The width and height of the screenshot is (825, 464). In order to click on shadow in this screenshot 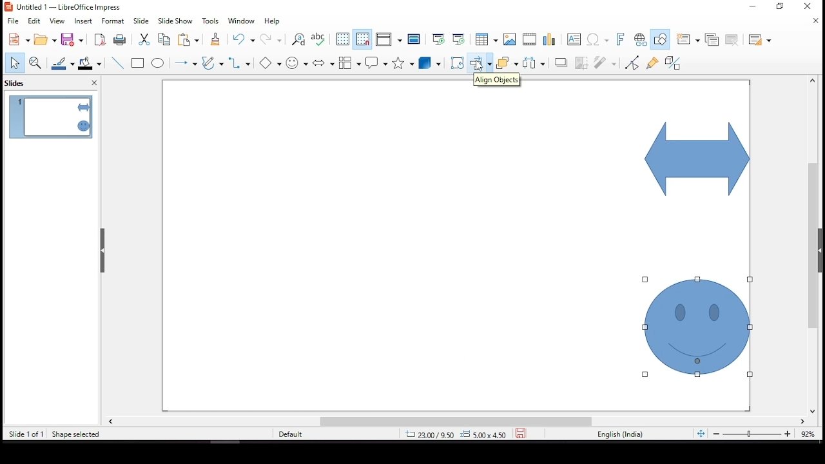, I will do `click(559, 63)`.